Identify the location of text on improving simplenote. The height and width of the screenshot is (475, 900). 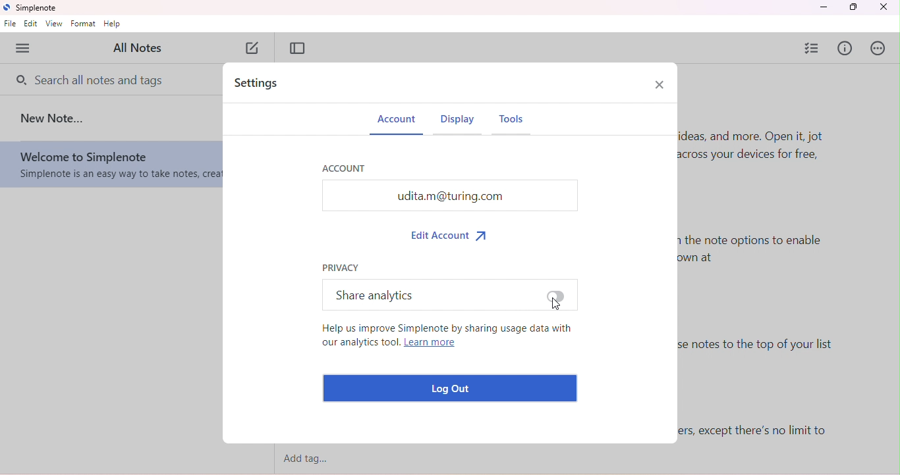
(446, 338).